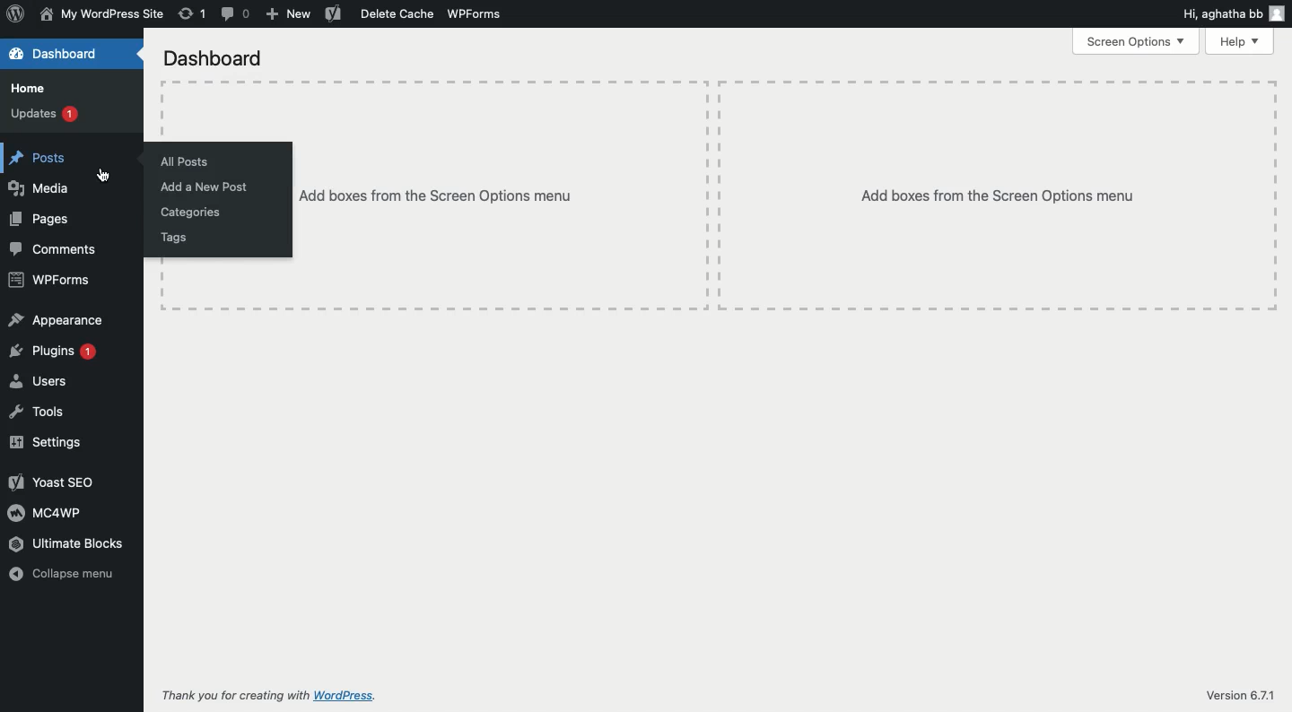 Image resolution: width=1292 pixels, height=712 pixels. Describe the element at coordinates (1232, 12) in the screenshot. I see `Hi user` at that location.